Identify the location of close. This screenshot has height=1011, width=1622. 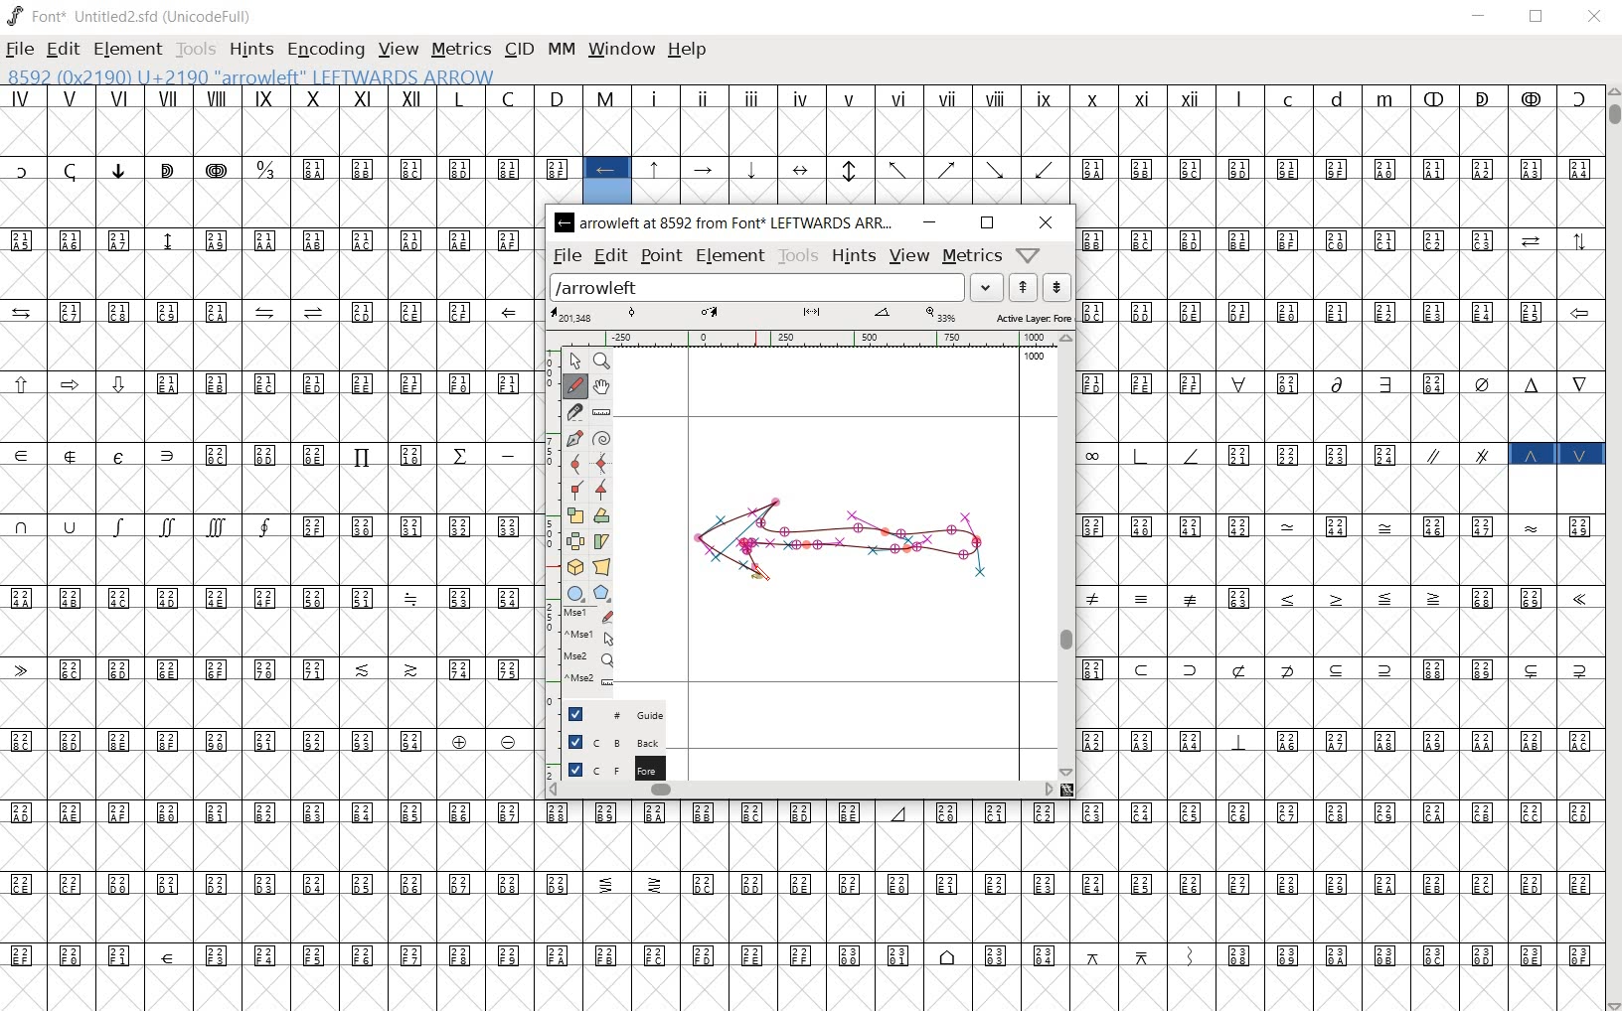
(1044, 222).